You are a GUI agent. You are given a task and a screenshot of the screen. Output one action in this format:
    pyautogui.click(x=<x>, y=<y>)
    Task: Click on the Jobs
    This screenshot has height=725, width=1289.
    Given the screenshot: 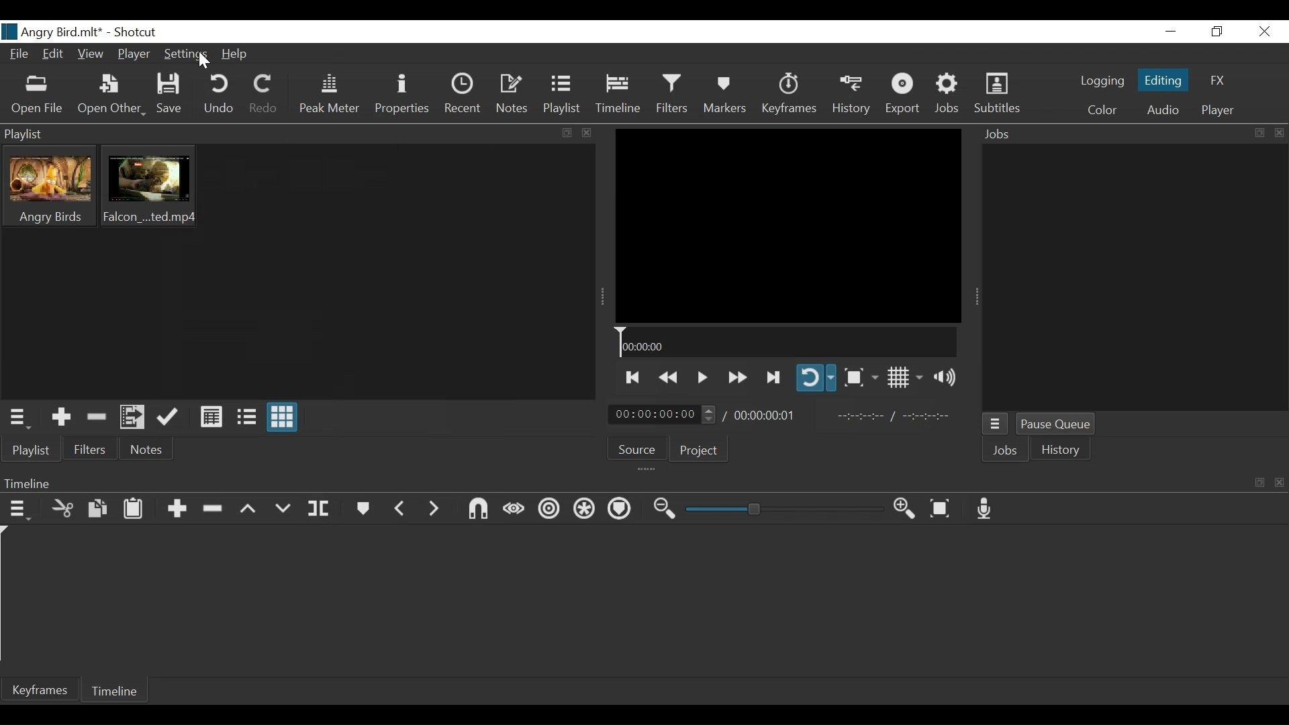 What is the action you would take?
    pyautogui.click(x=1006, y=450)
    